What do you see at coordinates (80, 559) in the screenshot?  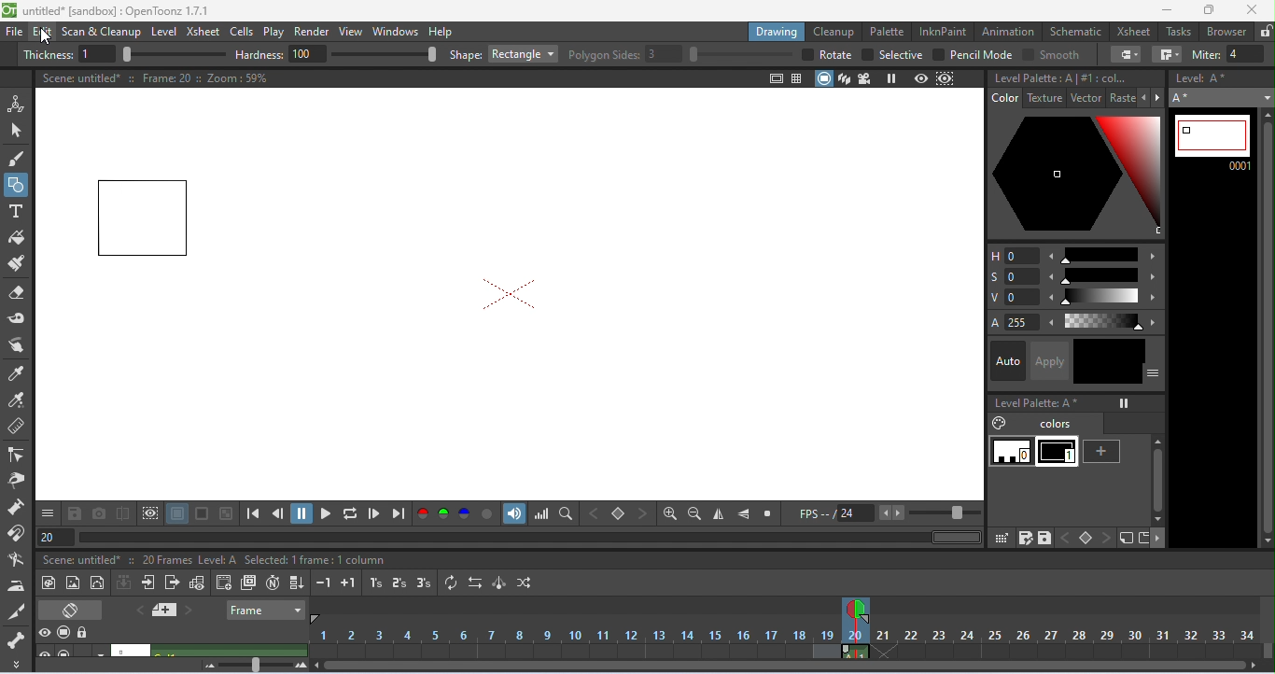 I see `scene untitled` at bounding box center [80, 559].